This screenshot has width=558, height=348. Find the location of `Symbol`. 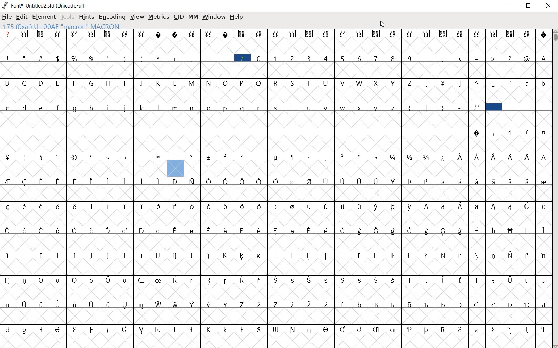

Symbol is located at coordinates (175, 255).